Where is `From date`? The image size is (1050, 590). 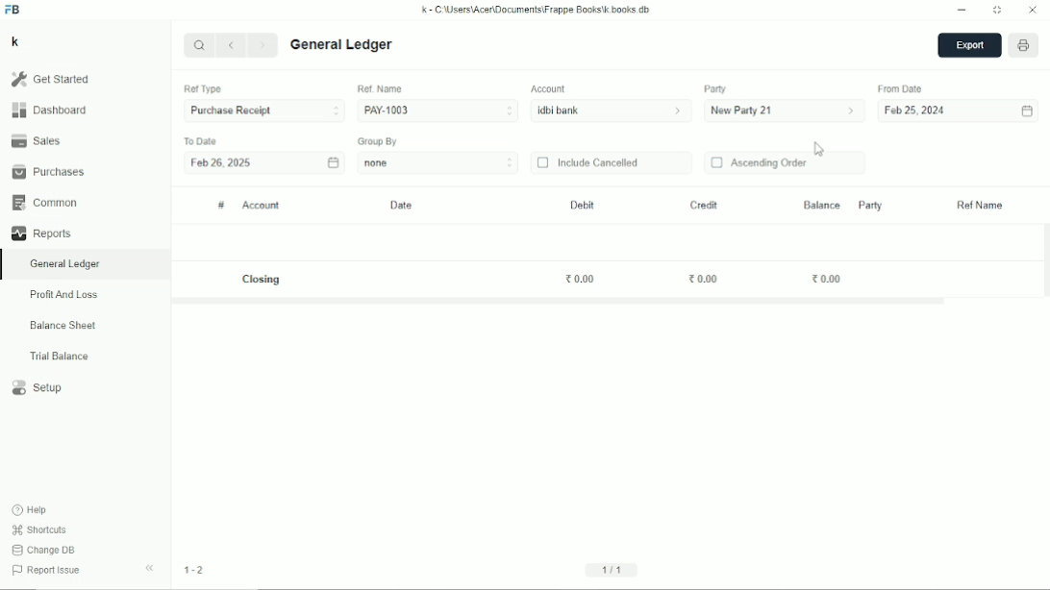
From date is located at coordinates (902, 88).